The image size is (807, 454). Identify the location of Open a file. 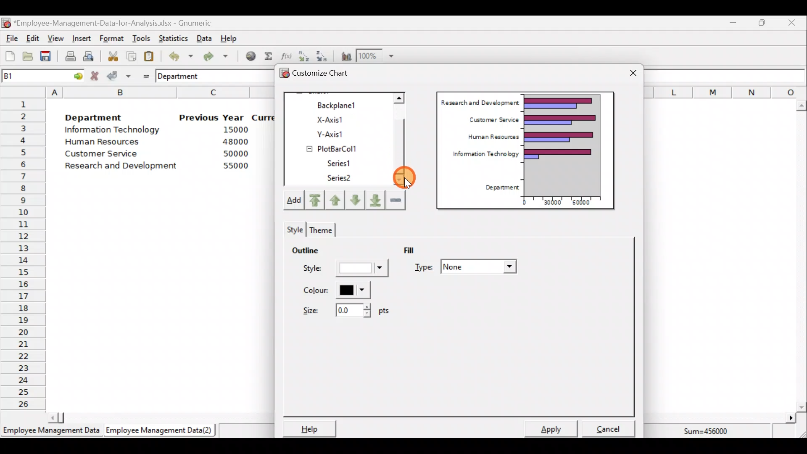
(30, 57).